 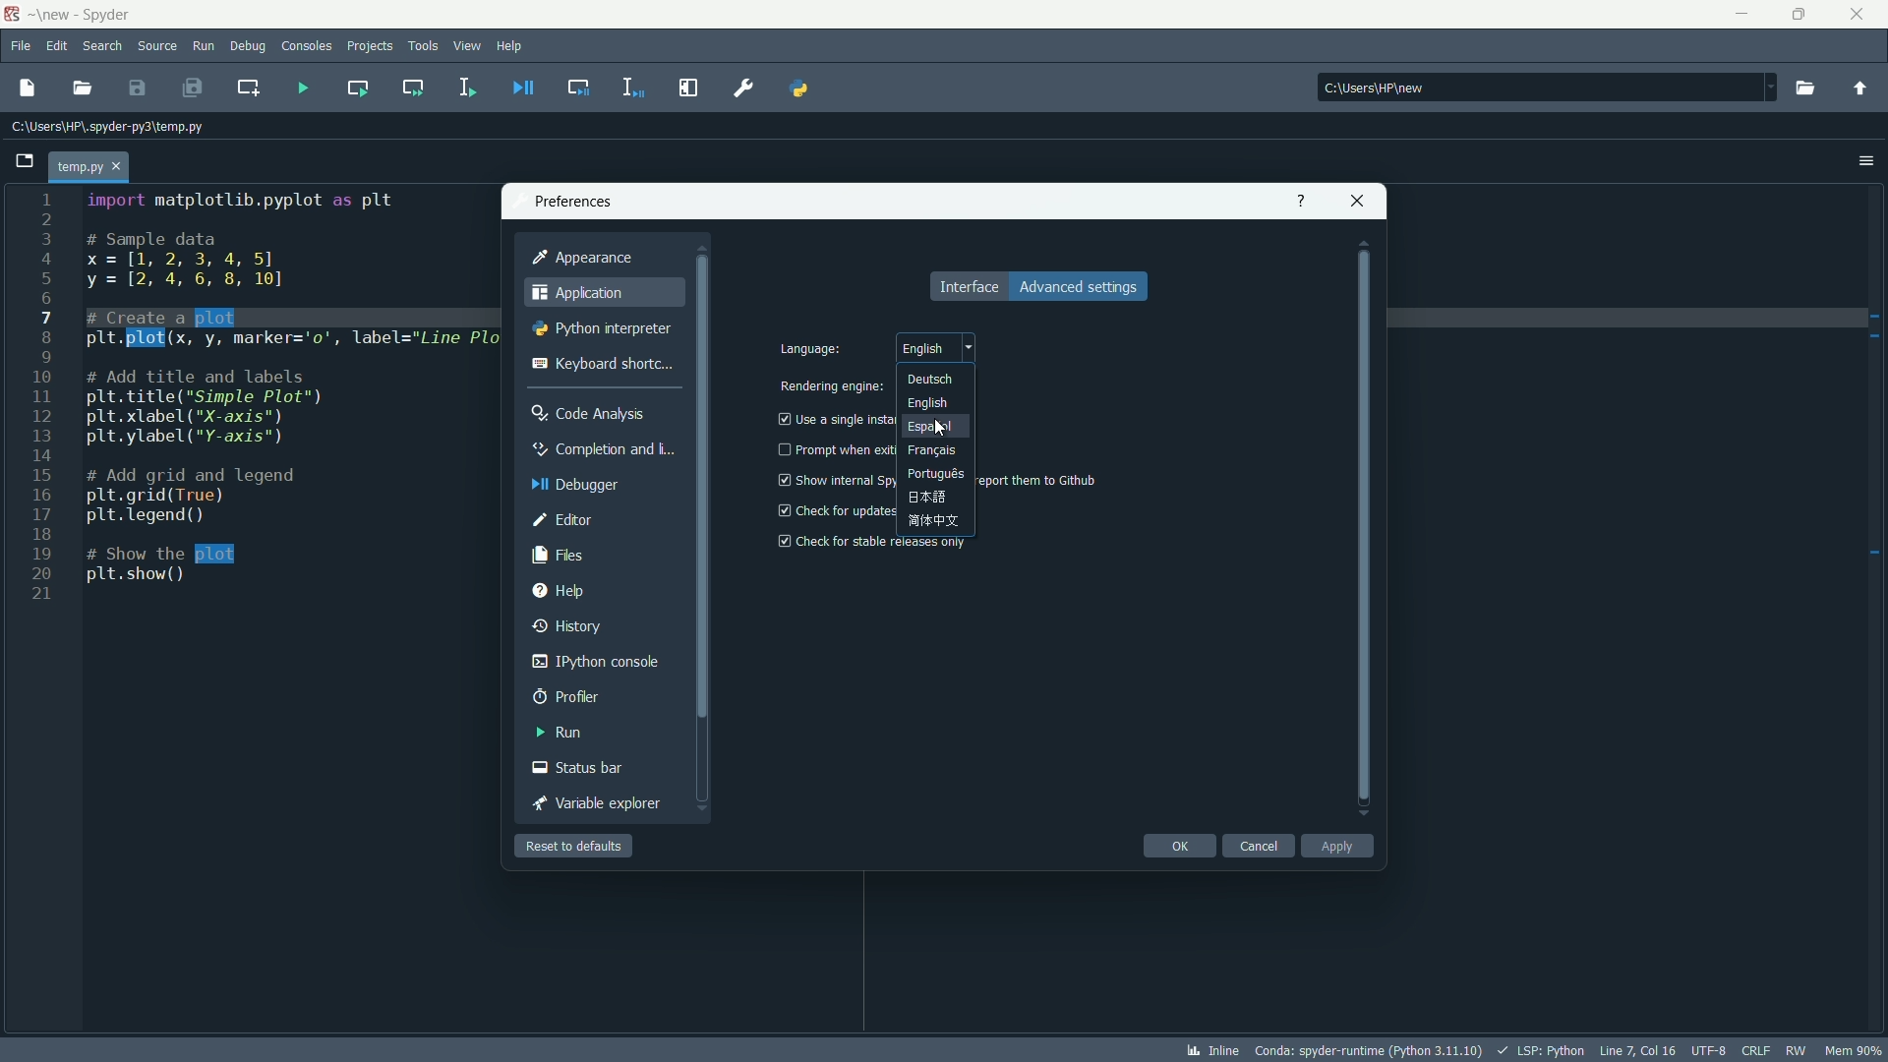 I want to click on file encoding, so click(x=1708, y=1051).